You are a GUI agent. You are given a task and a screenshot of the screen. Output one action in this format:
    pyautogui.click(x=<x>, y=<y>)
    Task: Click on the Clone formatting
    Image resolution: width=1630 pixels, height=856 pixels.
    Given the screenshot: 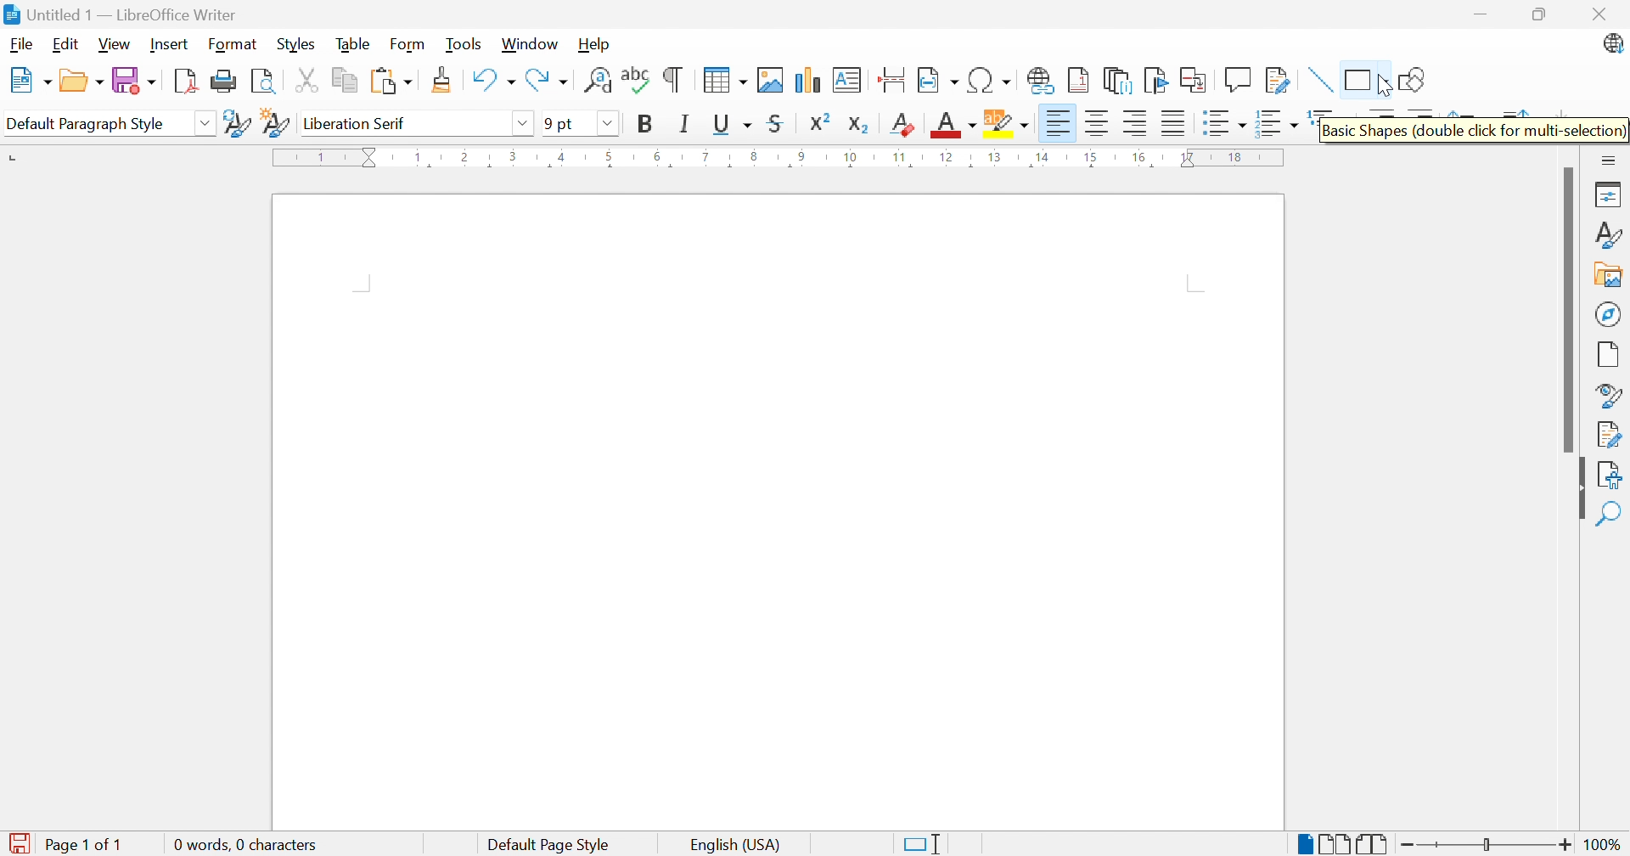 What is the action you would take?
    pyautogui.click(x=444, y=80)
    